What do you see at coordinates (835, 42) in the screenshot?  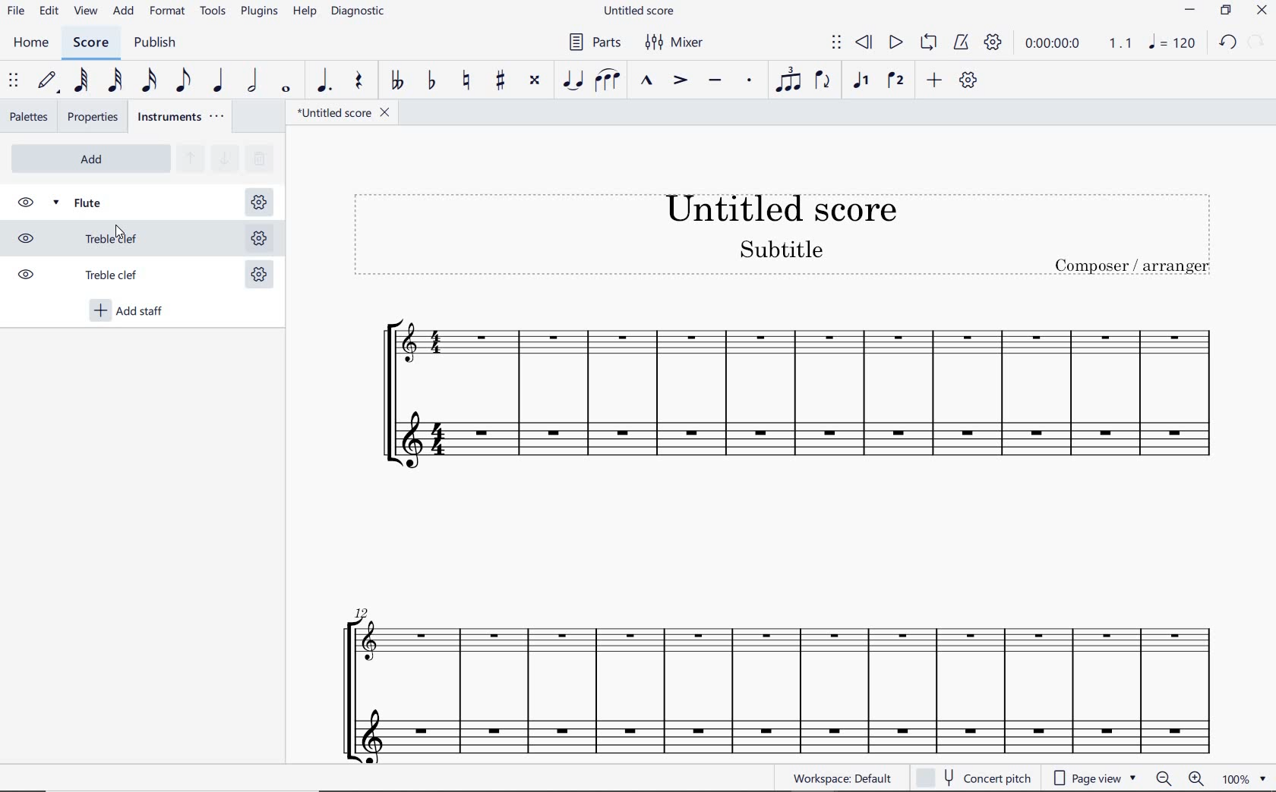 I see `SELECT TO MOVE` at bounding box center [835, 42].